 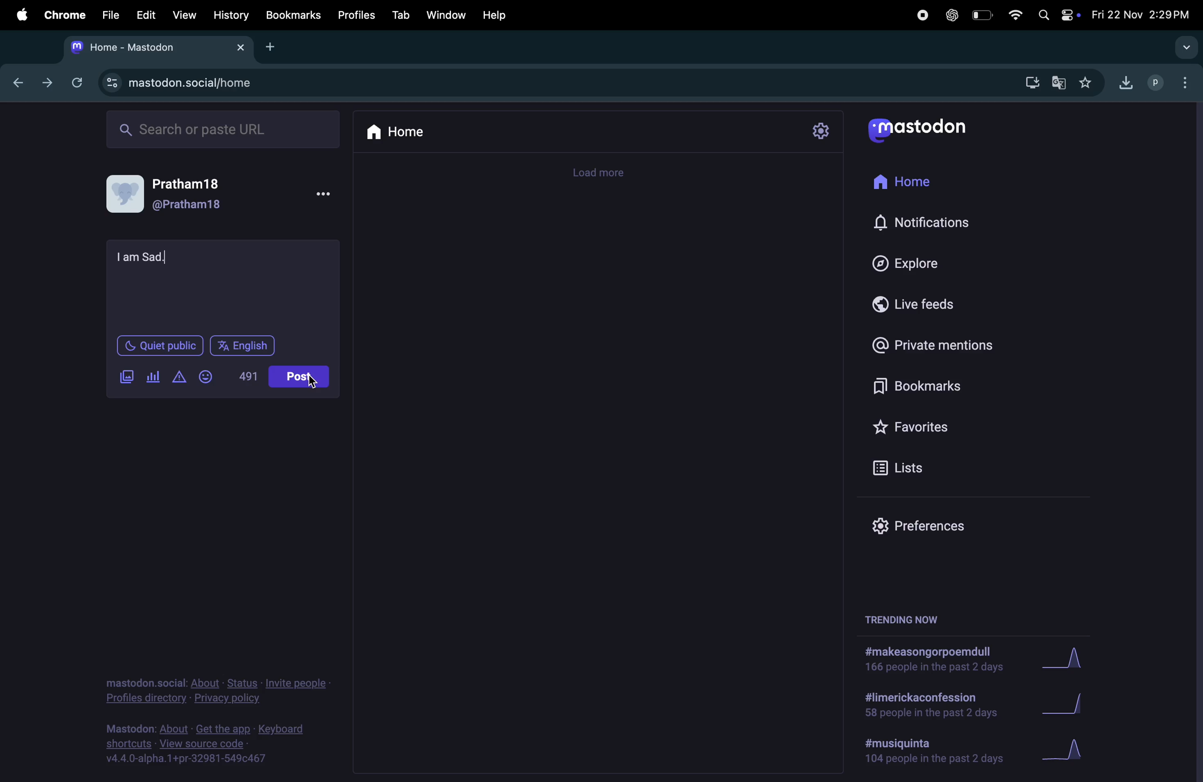 What do you see at coordinates (984, 15) in the screenshot?
I see `battery` at bounding box center [984, 15].